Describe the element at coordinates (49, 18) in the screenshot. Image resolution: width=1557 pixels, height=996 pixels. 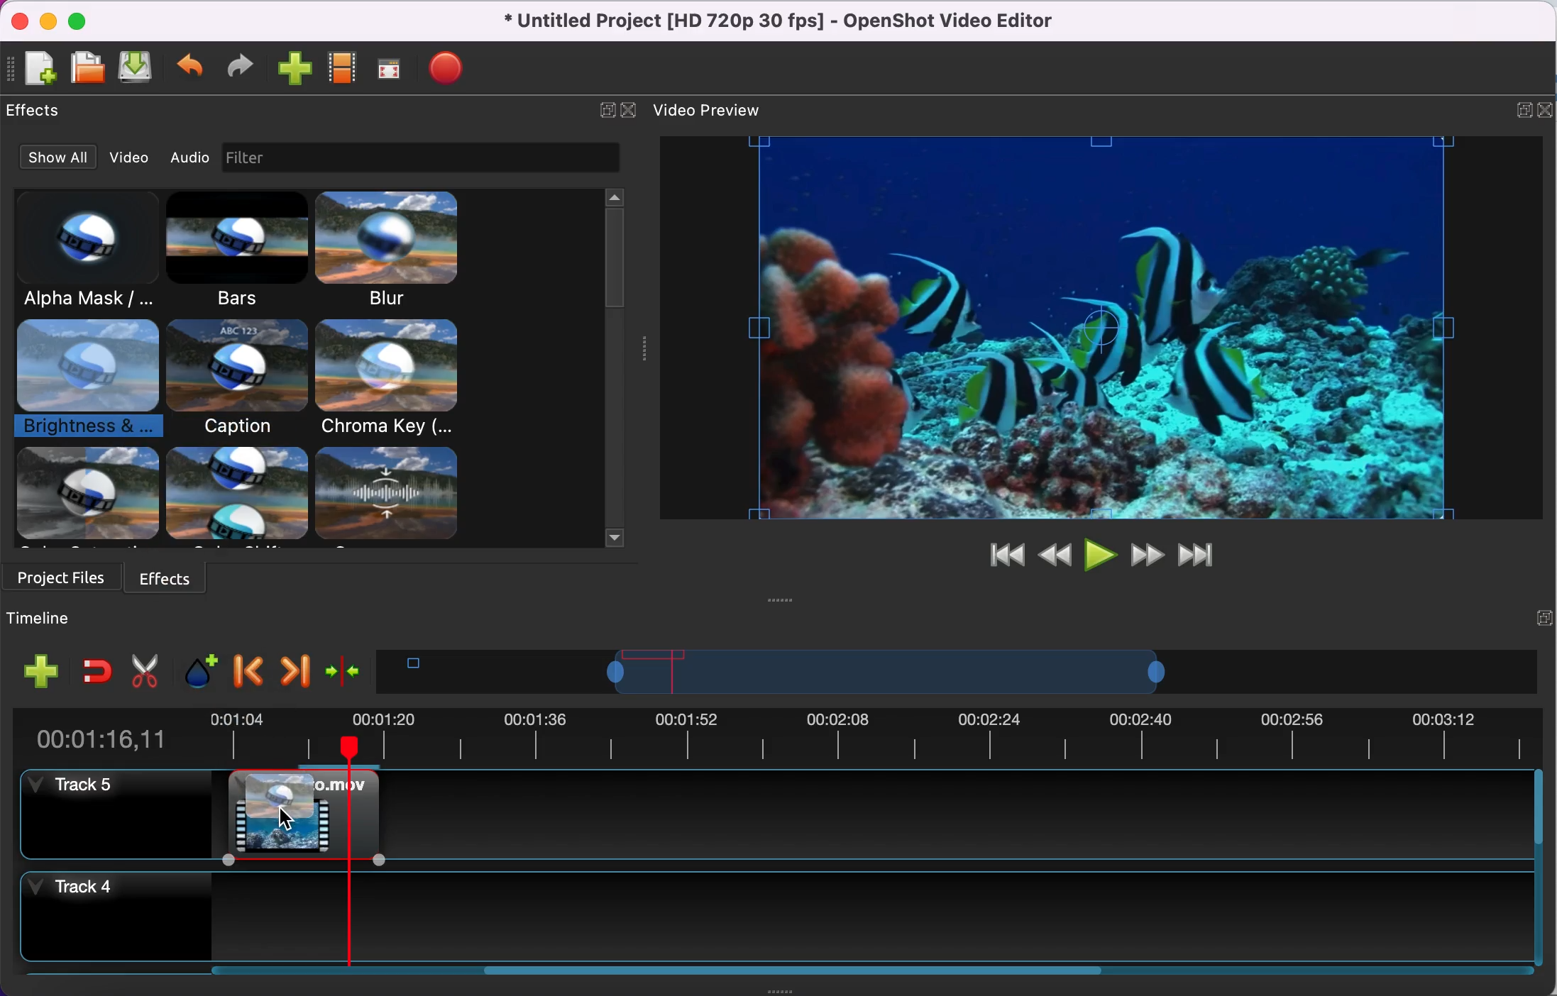
I see `minimize` at that location.